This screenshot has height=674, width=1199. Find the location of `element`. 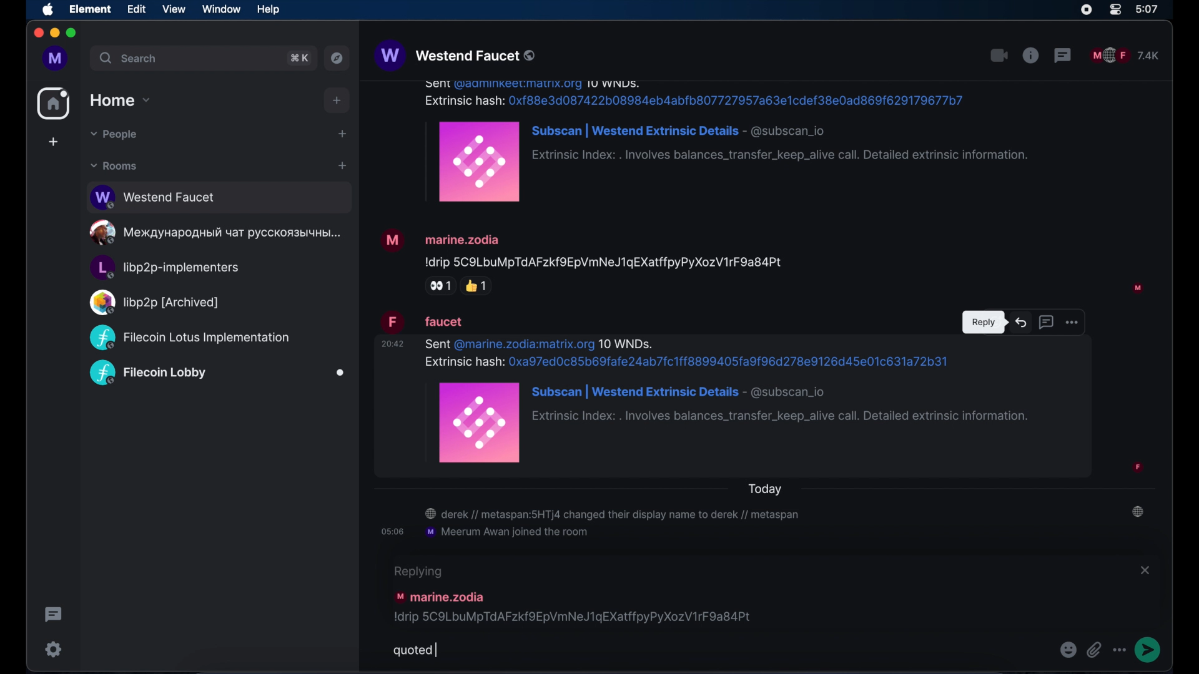

element is located at coordinates (91, 9).